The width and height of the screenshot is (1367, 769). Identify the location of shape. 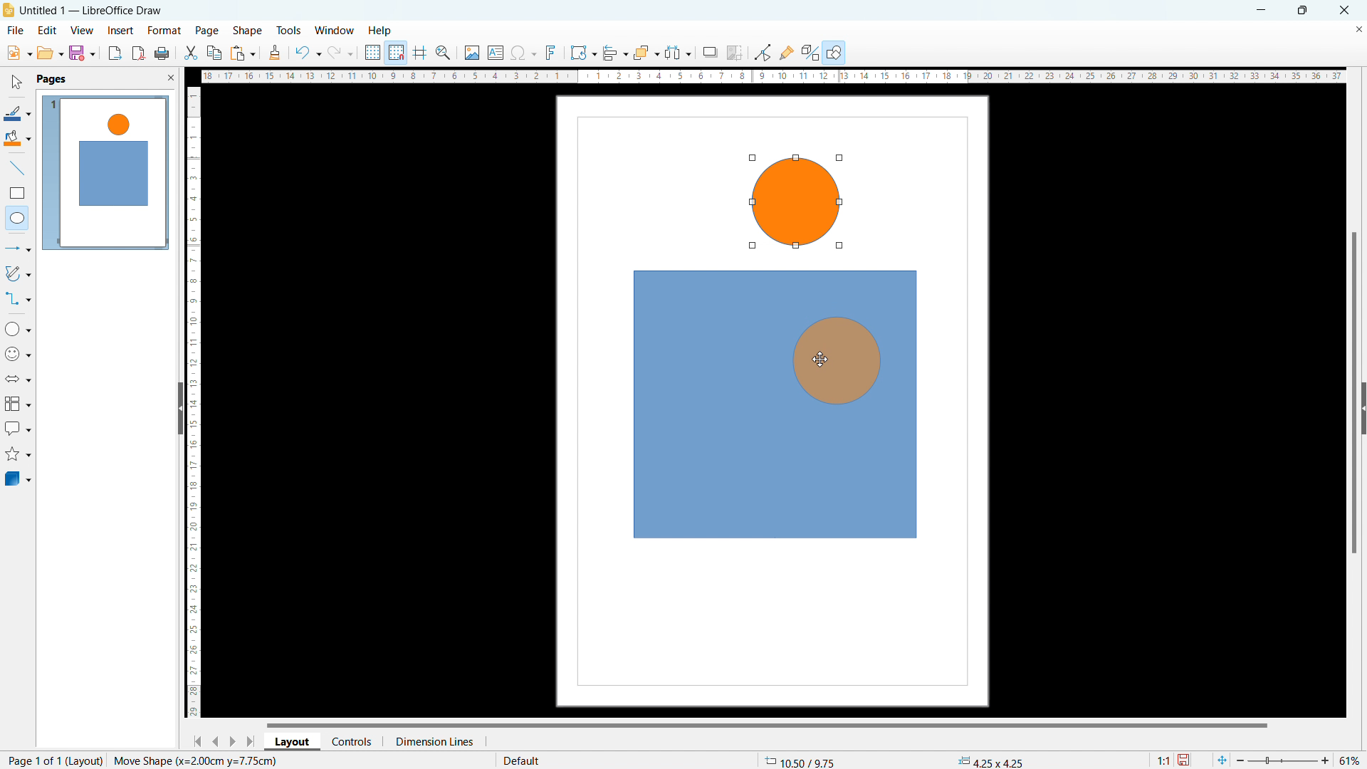
(248, 31).